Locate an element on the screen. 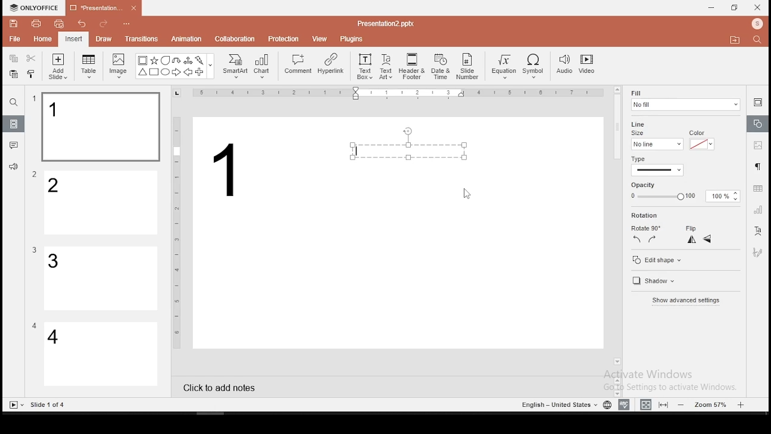 Image resolution: width=771 pixels, height=434 pixels. insert is located at coordinates (73, 39).